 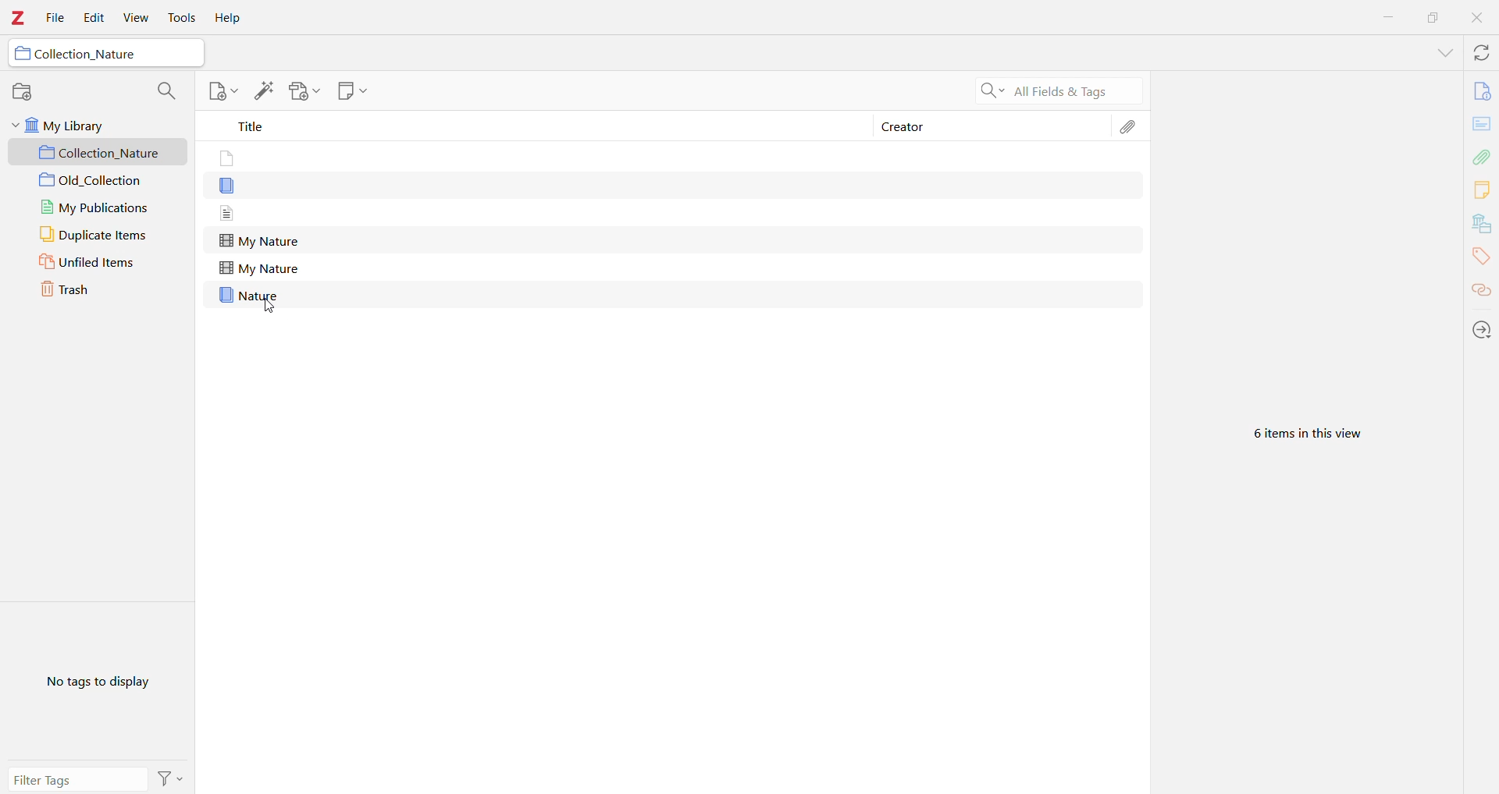 I want to click on Nature, so click(x=251, y=296).